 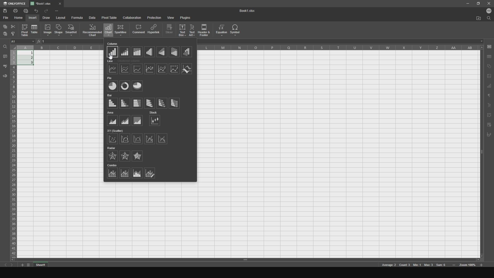 I want to click on areas, so click(x=125, y=119).